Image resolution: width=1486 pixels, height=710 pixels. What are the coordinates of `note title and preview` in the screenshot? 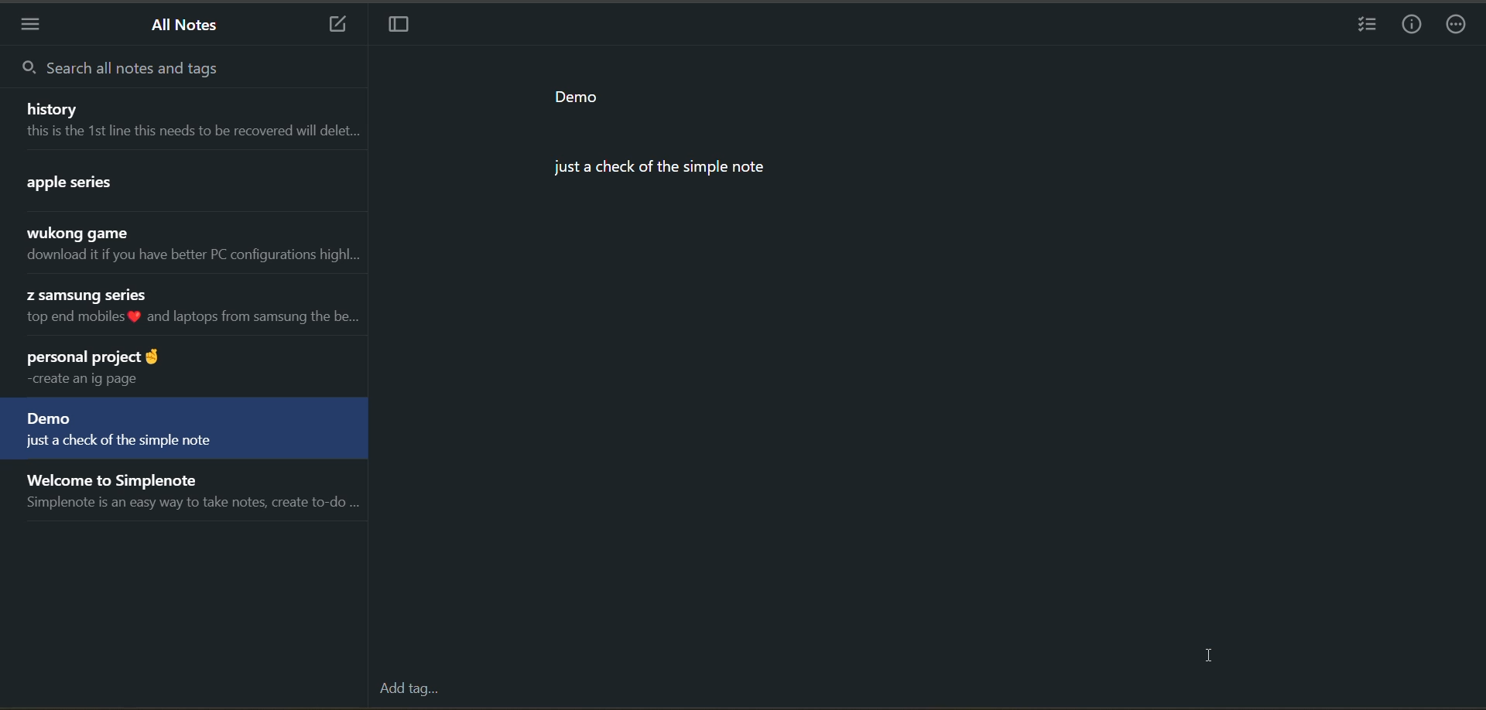 It's located at (184, 118).